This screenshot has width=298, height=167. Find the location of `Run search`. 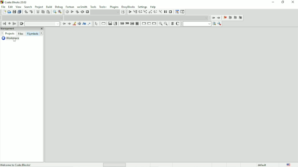

Run search is located at coordinates (199, 24).